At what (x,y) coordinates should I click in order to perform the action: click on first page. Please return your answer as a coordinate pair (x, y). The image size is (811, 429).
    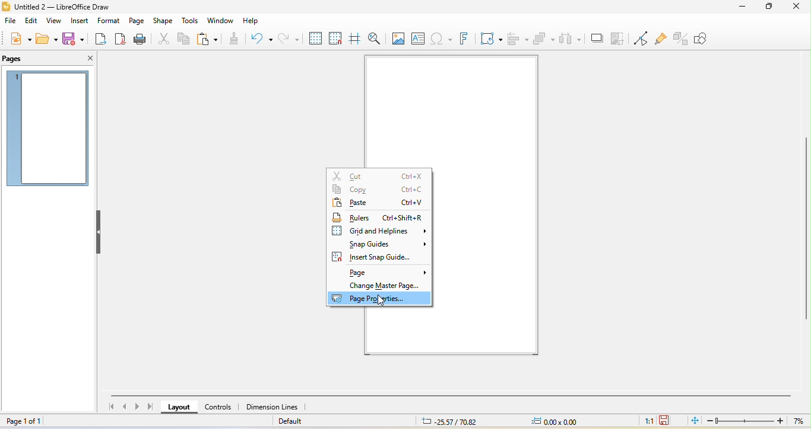
    Looking at the image, I should click on (110, 408).